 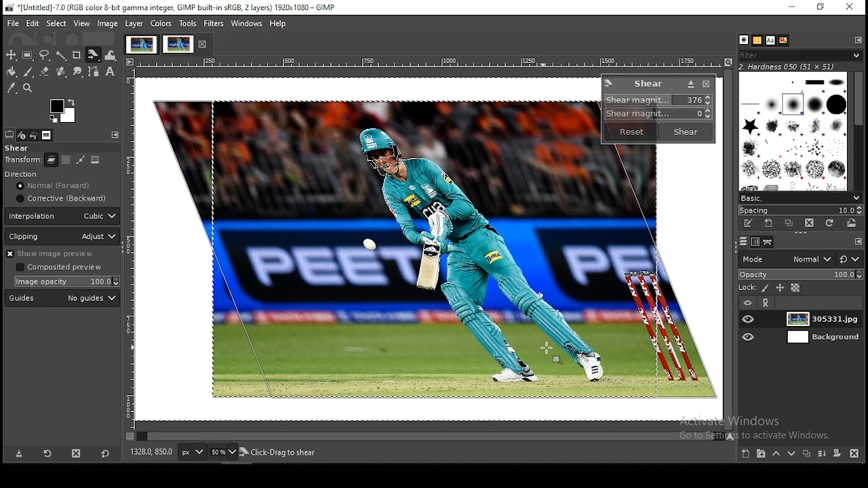 What do you see at coordinates (821, 8) in the screenshot?
I see `restore` at bounding box center [821, 8].